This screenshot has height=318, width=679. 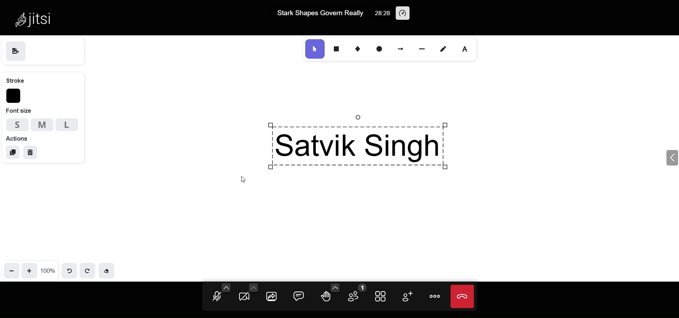 What do you see at coordinates (315, 48) in the screenshot?
I see `select` at bounding box center [315, 48].